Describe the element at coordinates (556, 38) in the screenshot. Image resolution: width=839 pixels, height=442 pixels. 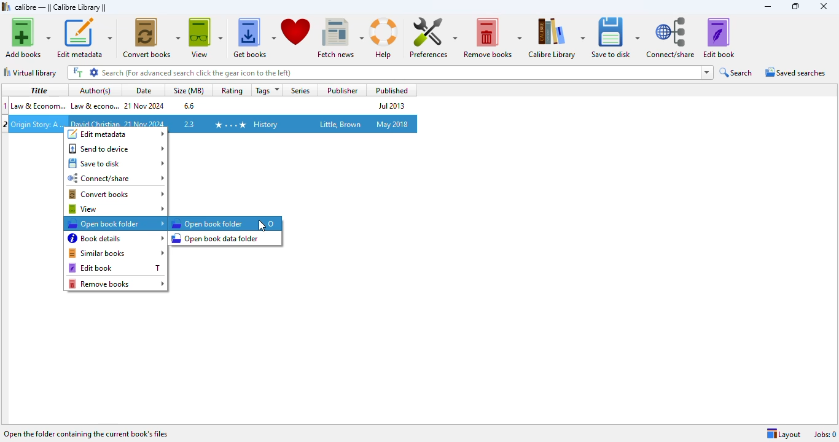
I see `calibre library` at that location.